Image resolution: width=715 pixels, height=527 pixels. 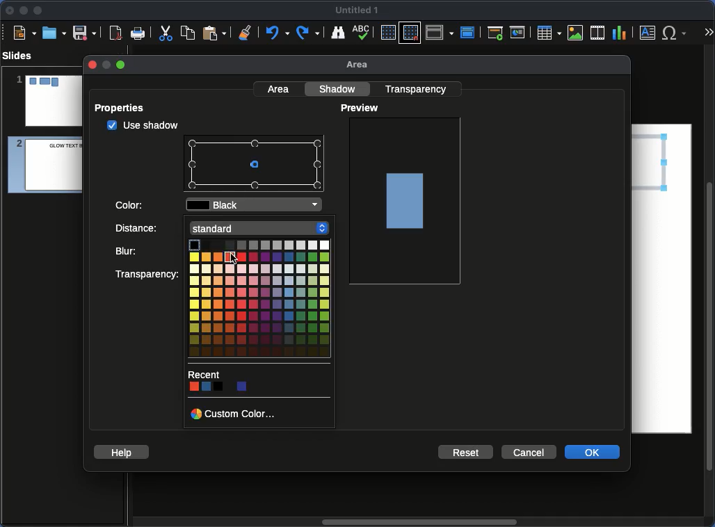 What do you see at coordinates (362, 33) in the screenshot?
I see `Spell check` at bounding box center [362, 33].